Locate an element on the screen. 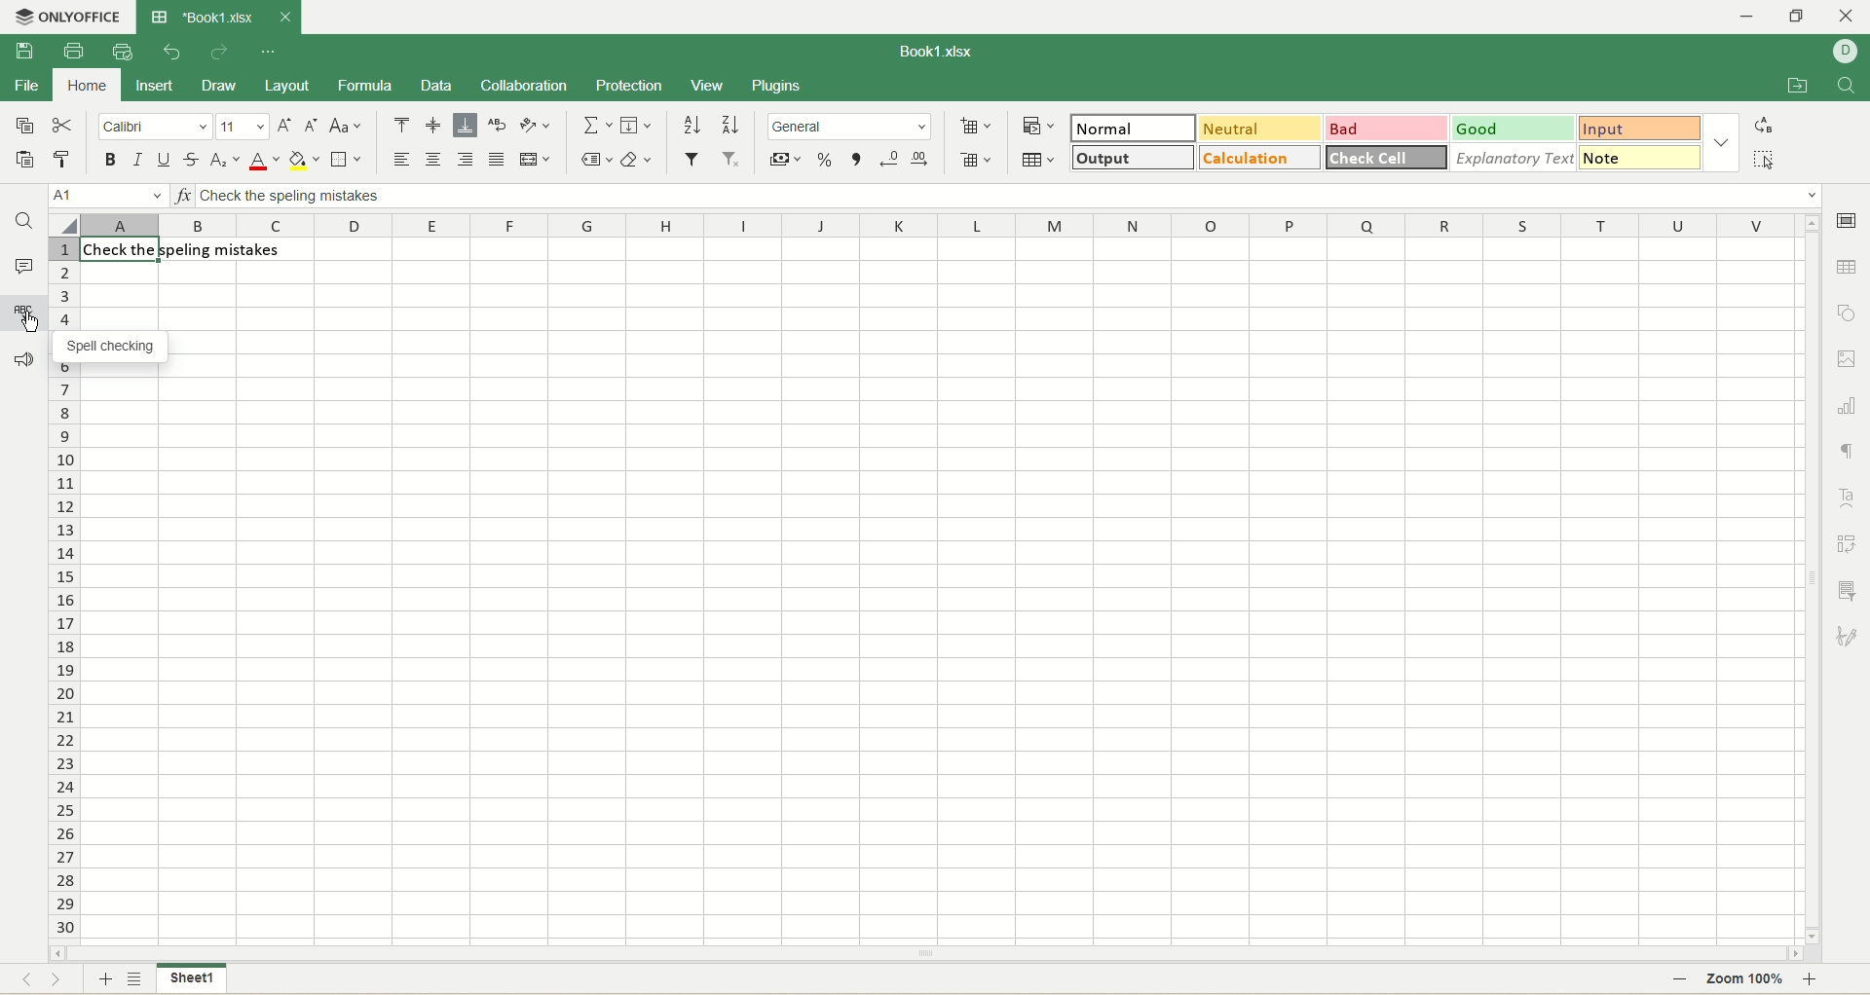 This screenshot has width=1870, height=995. italic is located at coordinates (137, 162).